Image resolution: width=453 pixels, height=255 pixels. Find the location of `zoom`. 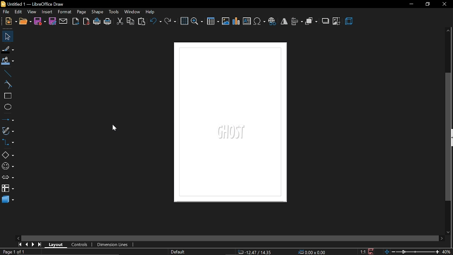

zoom is located at coordinates (197, 22).